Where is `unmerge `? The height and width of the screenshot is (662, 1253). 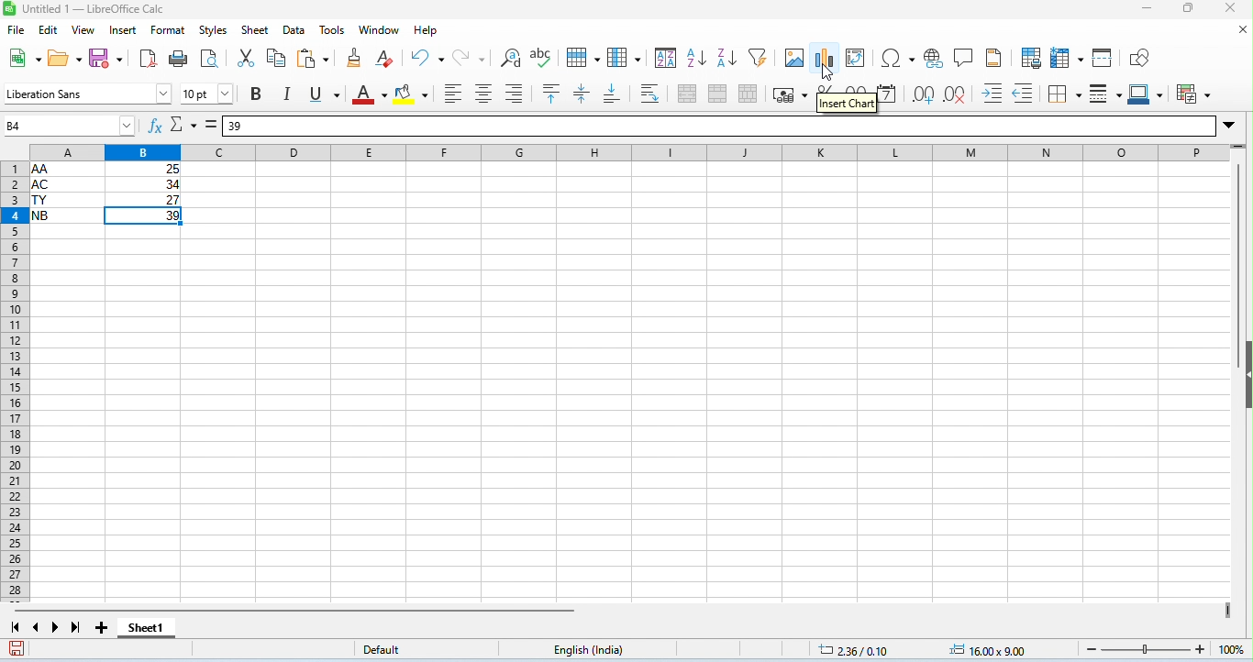
unmerge  is located at coordinates (748, 94).